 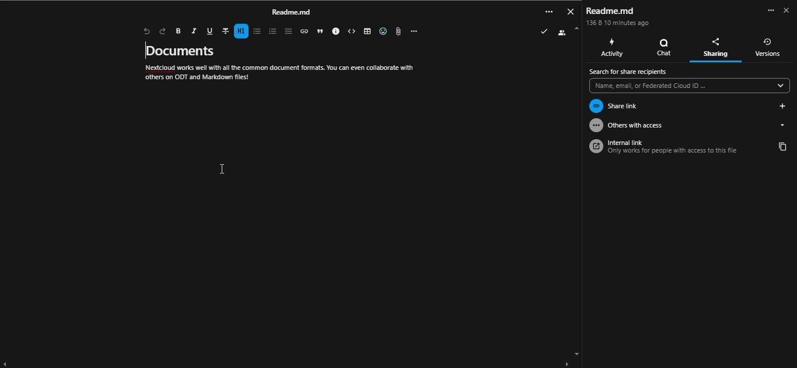 What do you see at coordinates (781, 86) in the screenshot?
I see `drop down` at bounding box center [781, 86].